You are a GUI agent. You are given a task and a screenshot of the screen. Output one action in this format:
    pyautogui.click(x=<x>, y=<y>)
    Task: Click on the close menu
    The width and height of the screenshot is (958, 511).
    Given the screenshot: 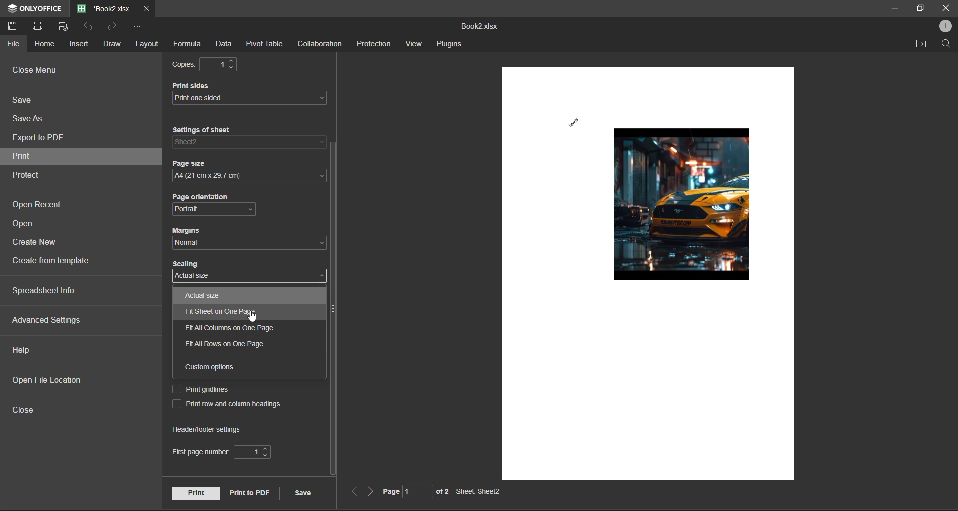 What is the action you would take?
    pyautogui.click(x=39, y=71)
    